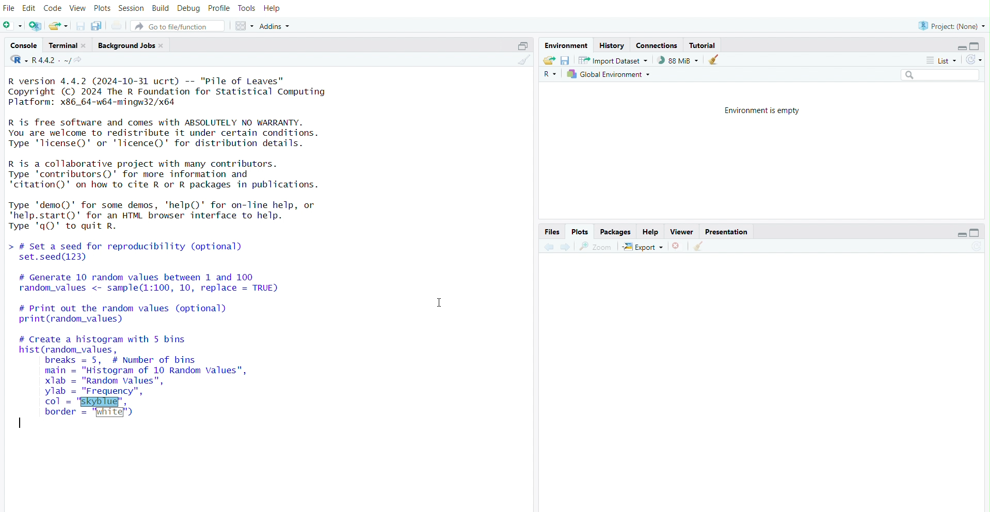  What do you see at coordinates (12, 26) in the screenshot?
I see `new file` at bounding box center [12, 26].